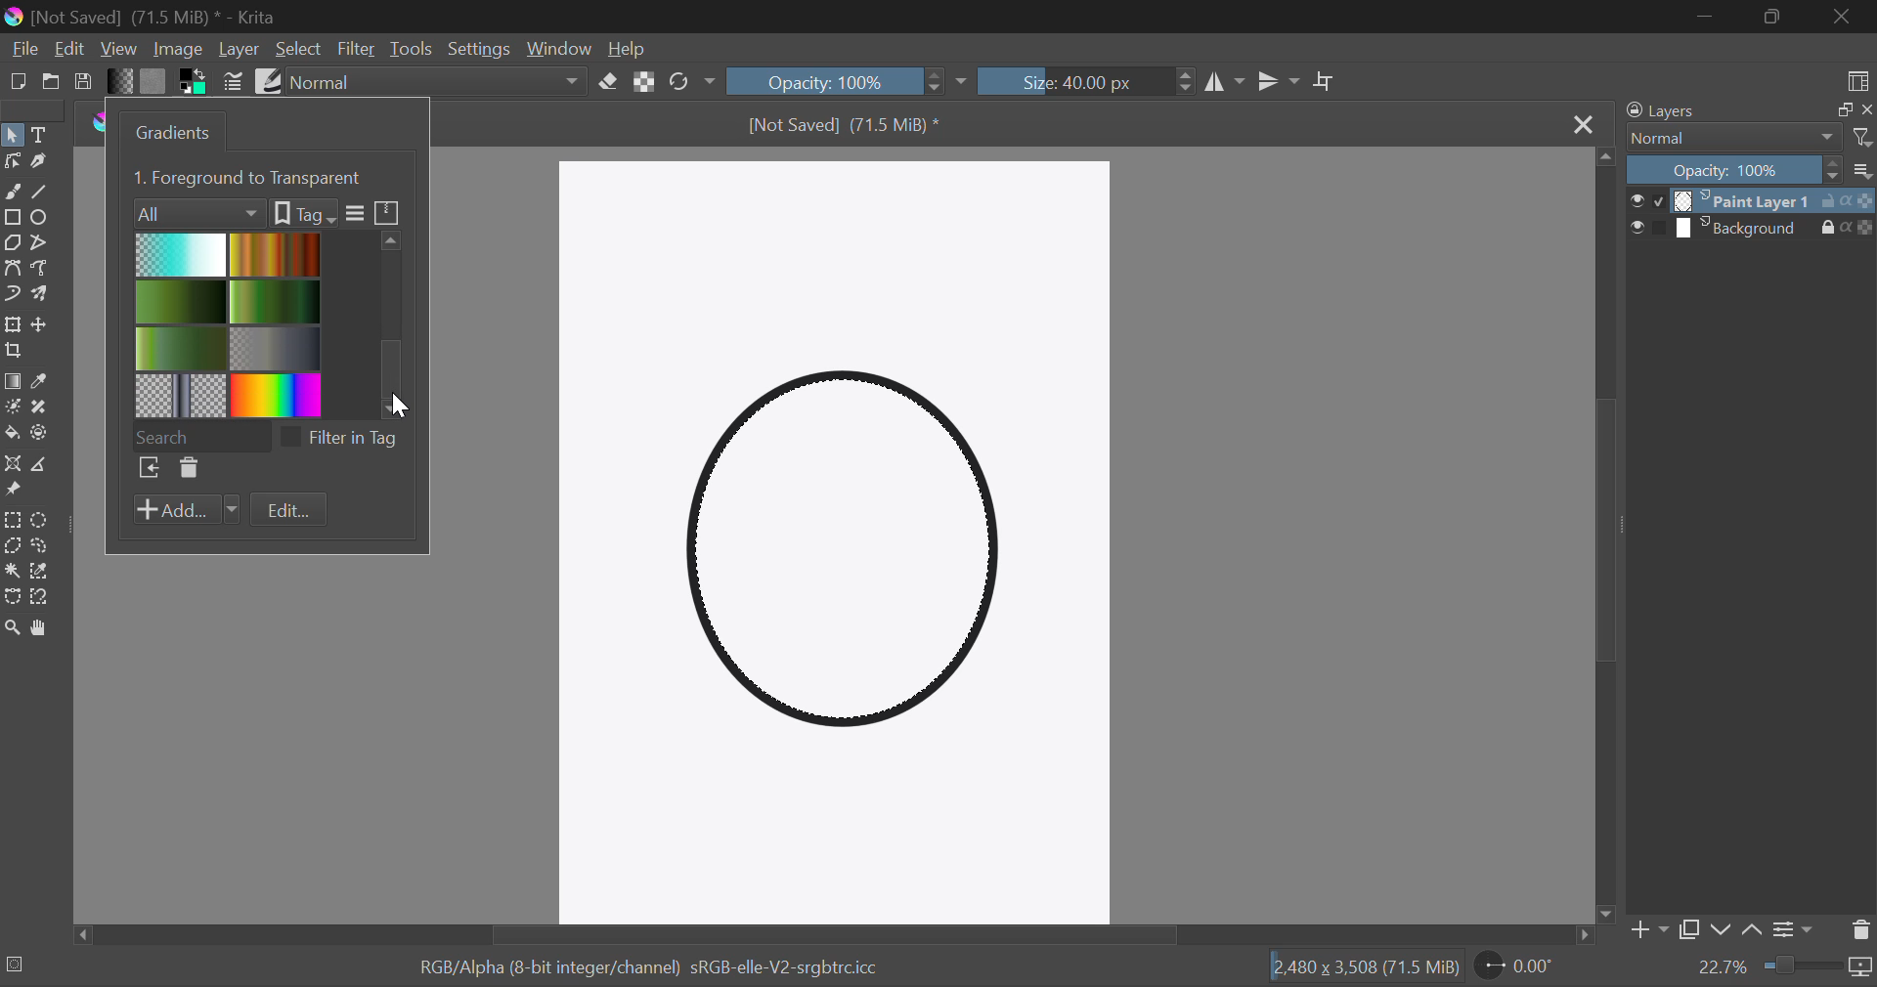 Image resolution: width=1877 pixels, height=987 pixels. I want to click on Eyedropper, so click(45, 381).